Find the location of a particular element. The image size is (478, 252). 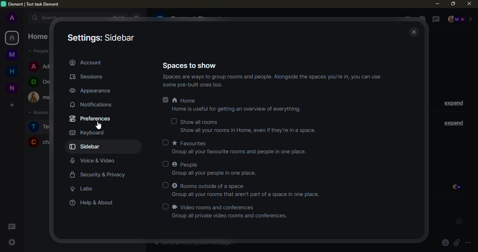

sessions is located at coordinates (89, 77).